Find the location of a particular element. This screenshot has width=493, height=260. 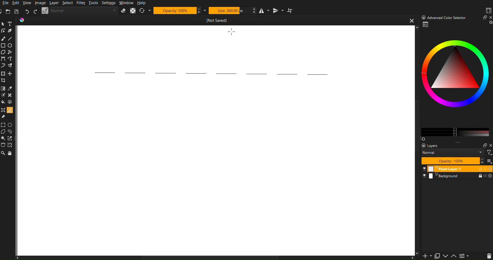

Advanced Color Selector is located at coordinates (456, 17).